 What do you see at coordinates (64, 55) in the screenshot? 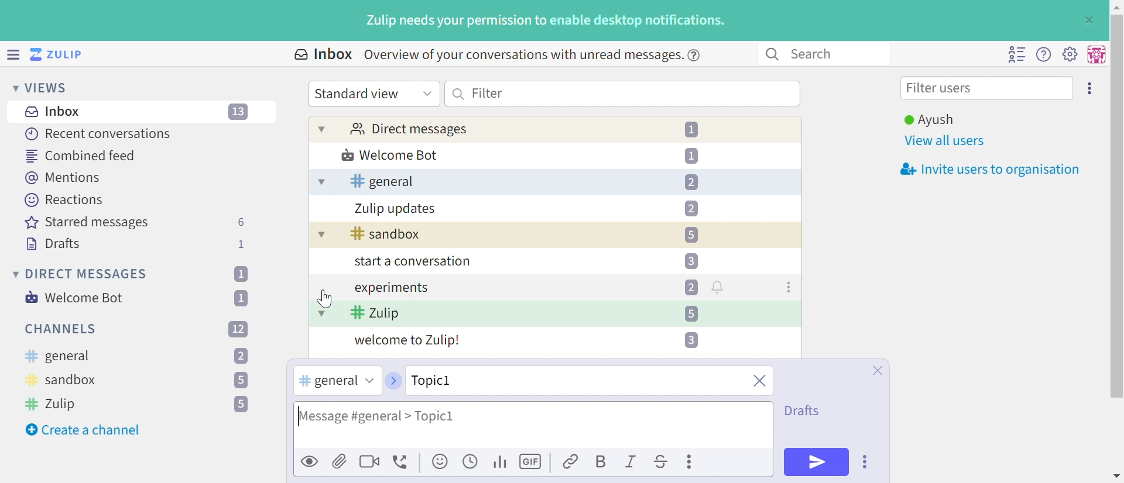
I see `ZULIP` at bounding box center [64, 55].